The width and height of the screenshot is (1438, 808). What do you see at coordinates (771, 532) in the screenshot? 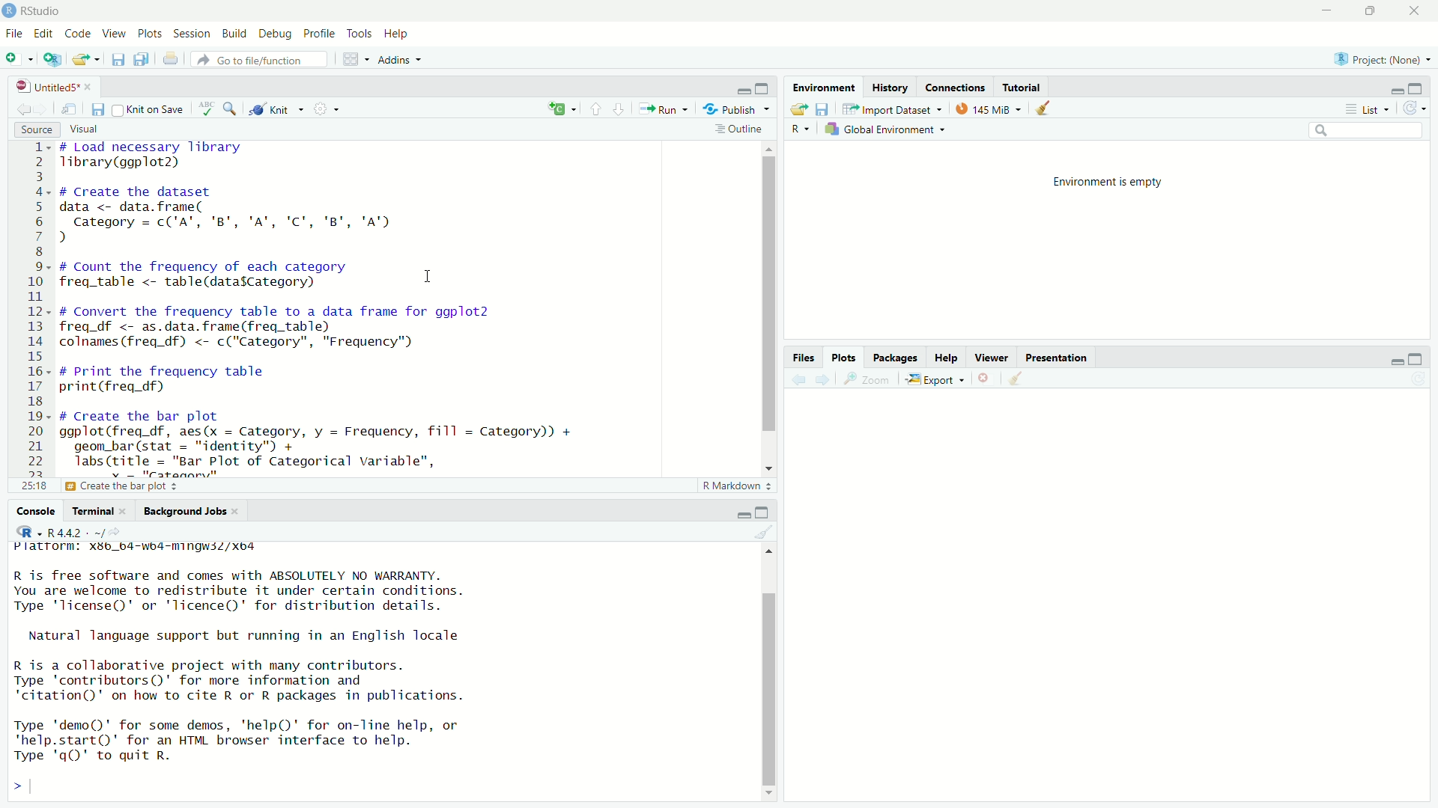
I see `clear console` at bounding box center [771, 532].